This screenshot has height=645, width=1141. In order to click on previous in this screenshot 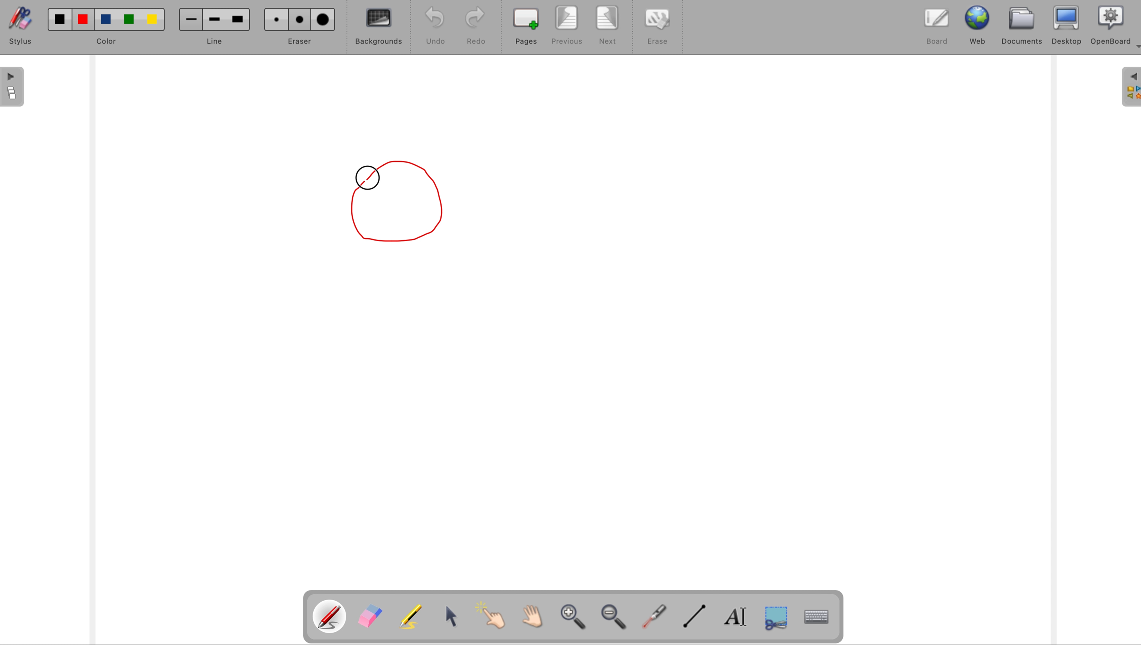, I will do `click(568, 25)`.